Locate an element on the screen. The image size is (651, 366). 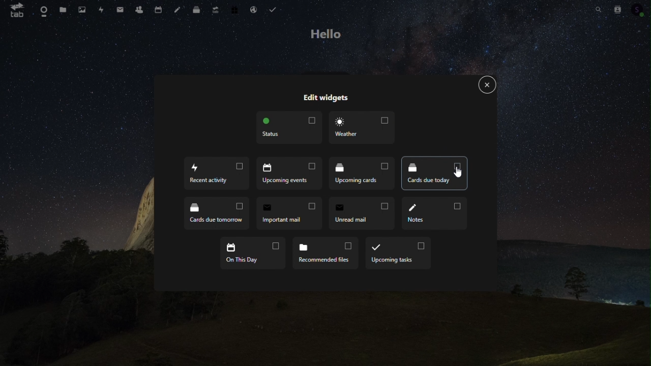
Deck is located at coordinates (198, 9).